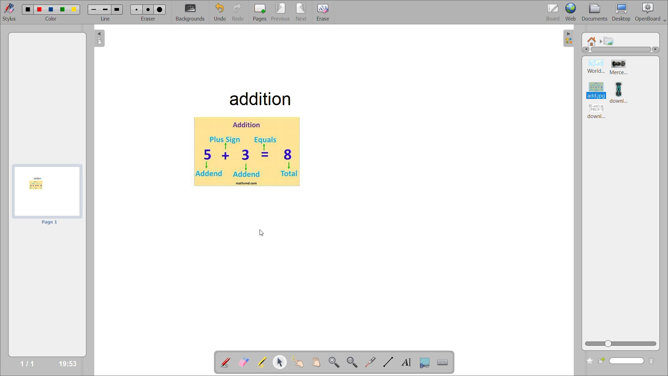 The width and height of the screenshot is (668, 376). What do you see at coordinates (651, 12) in the screenshot?
I see `openboard` at bounding box center [651, 12].